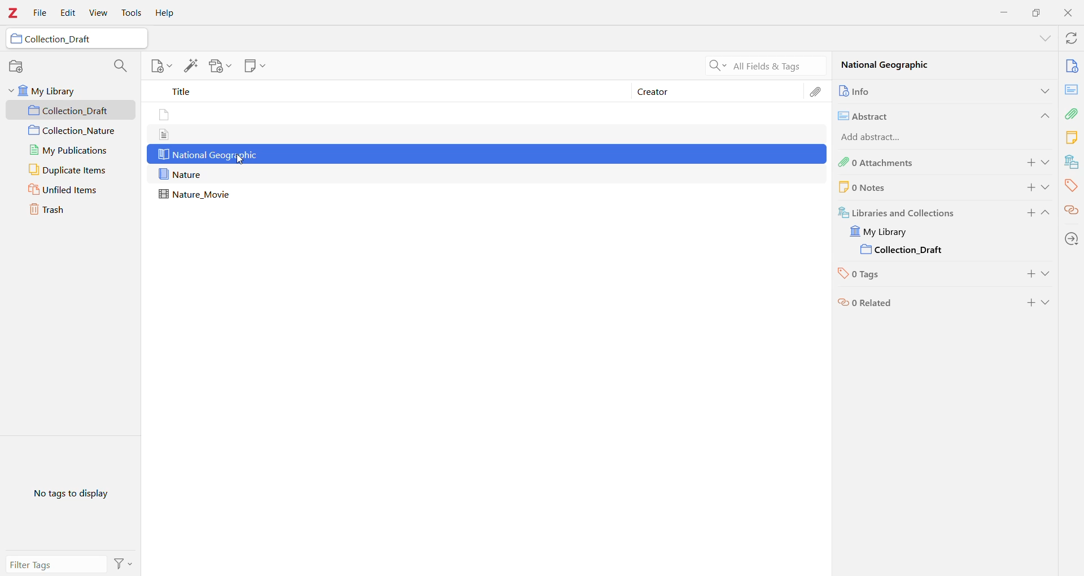  What do you see at coordinates (894, 67) in the screenshot?
I see `Selected Item Title` at bounding box center [894, 67].